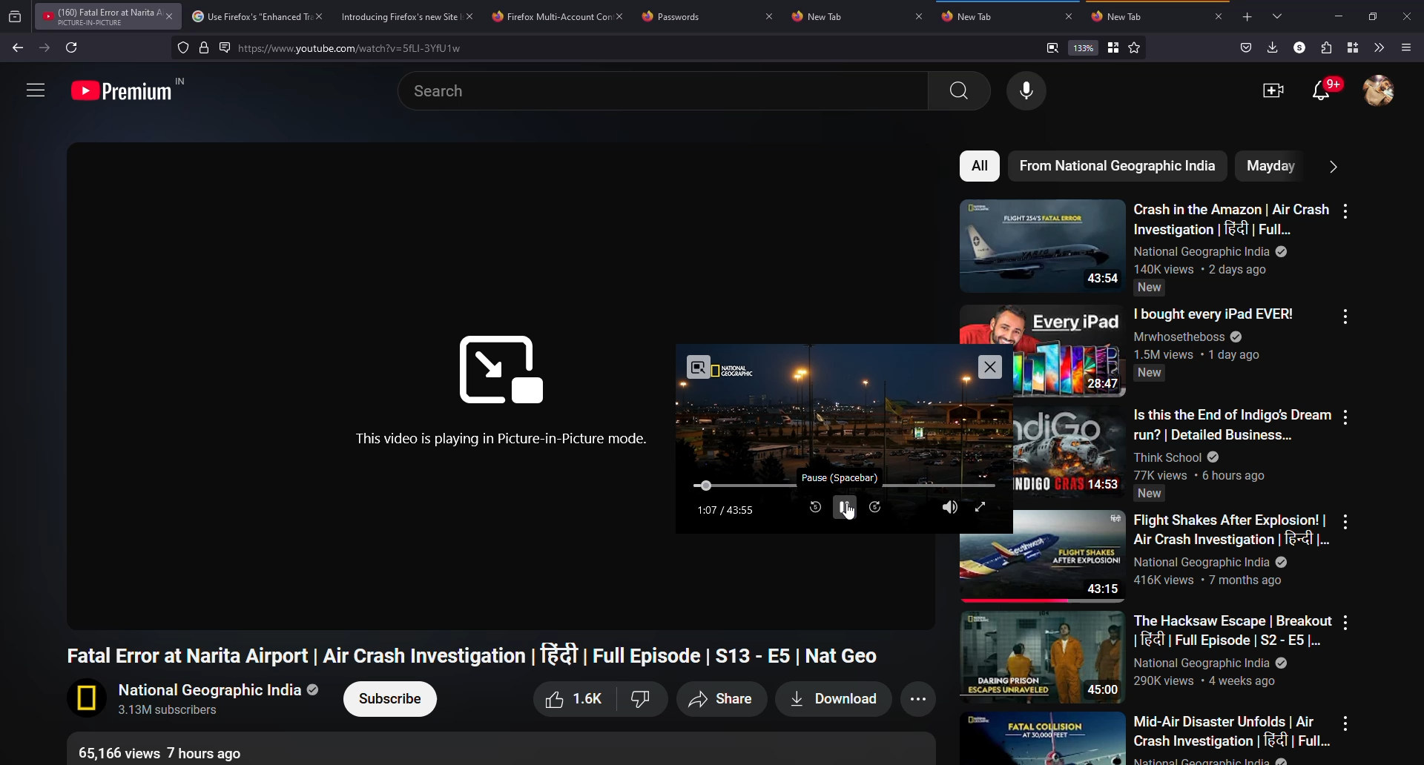  Describe the element at coordinates (1233, 650) in the screenshot. I see `video text description` at that location.